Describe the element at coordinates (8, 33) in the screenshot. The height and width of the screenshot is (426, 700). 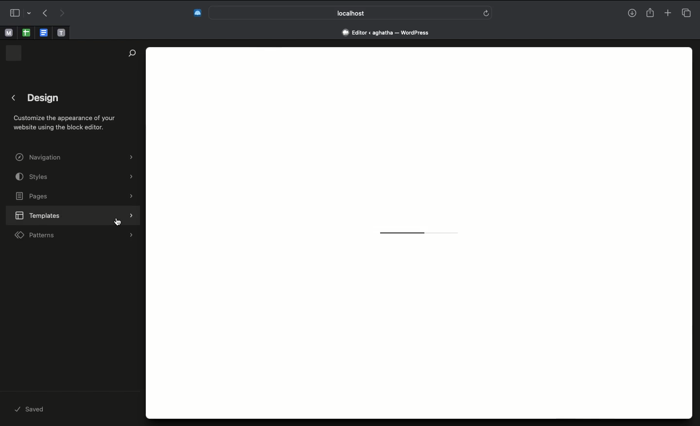
I see `open tab` at that location.